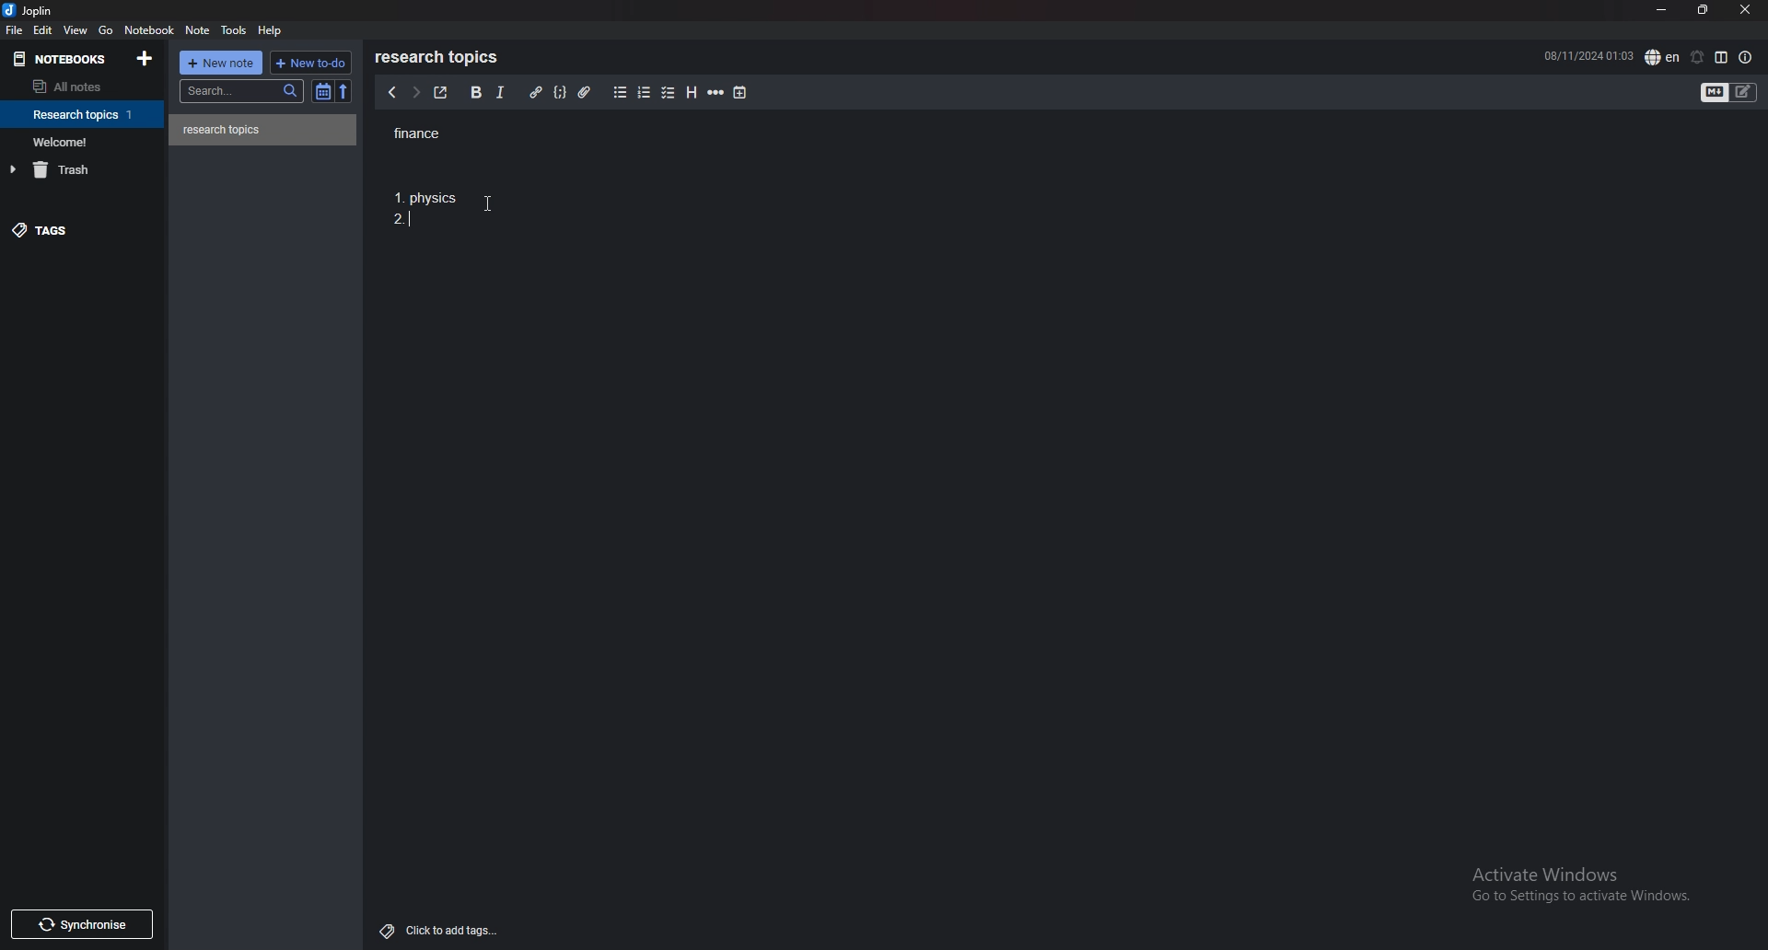 Image resolution: width=1768 pixels, height=950 pixels. I want to click on bullet list, so click(620, 93).